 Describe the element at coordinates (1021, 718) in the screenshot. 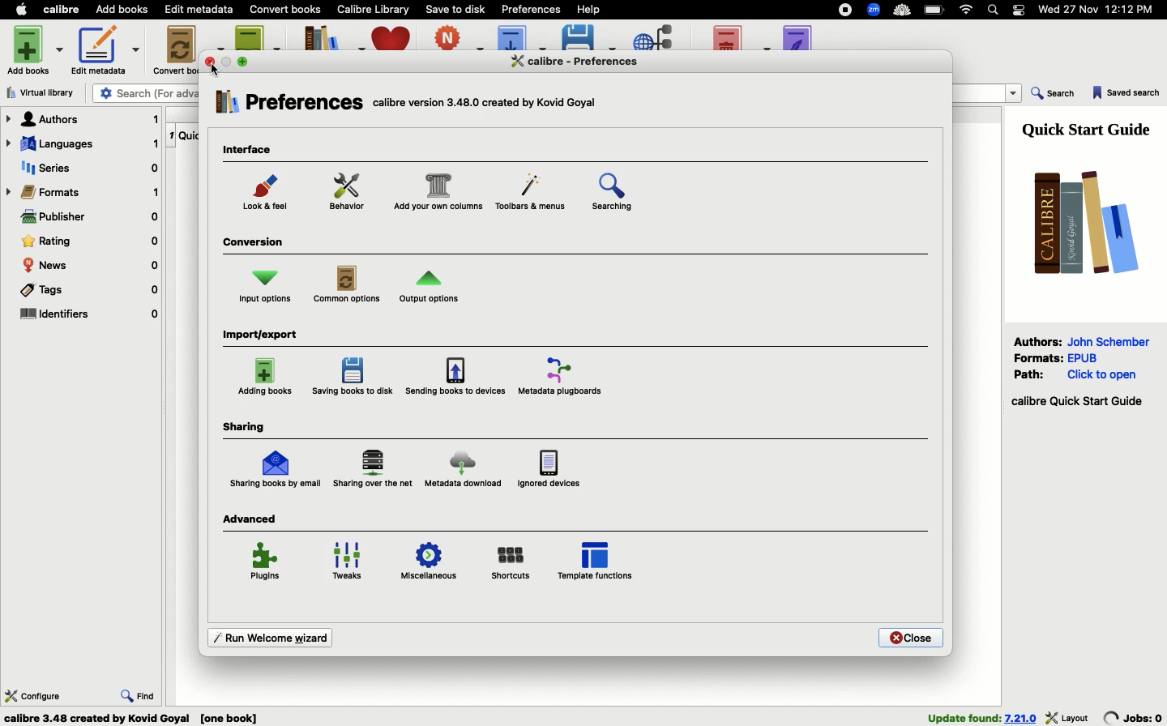

I see `version` at that location.